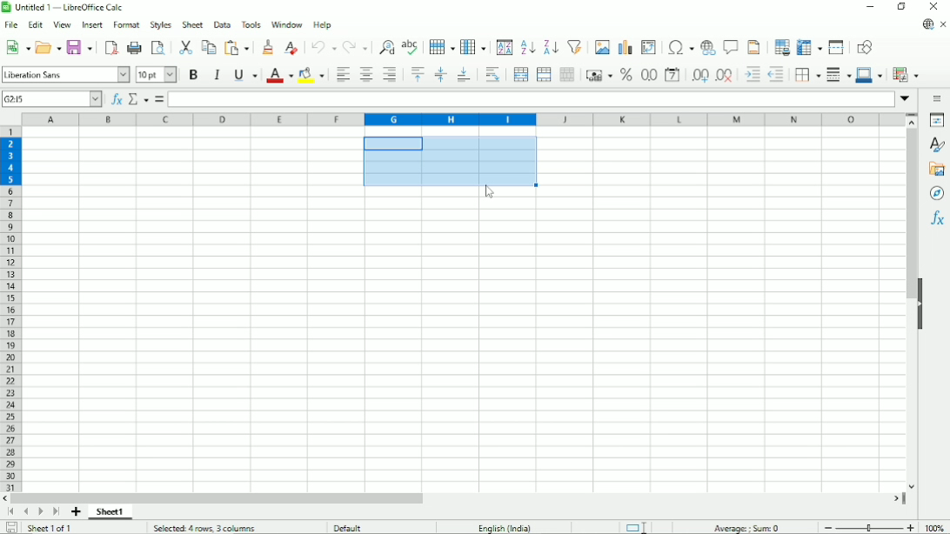 The width and height of the screenshot is (950, 534). Describe the element at coordinates (410, 46) in the screenshot. I see `Spell check` at that location.